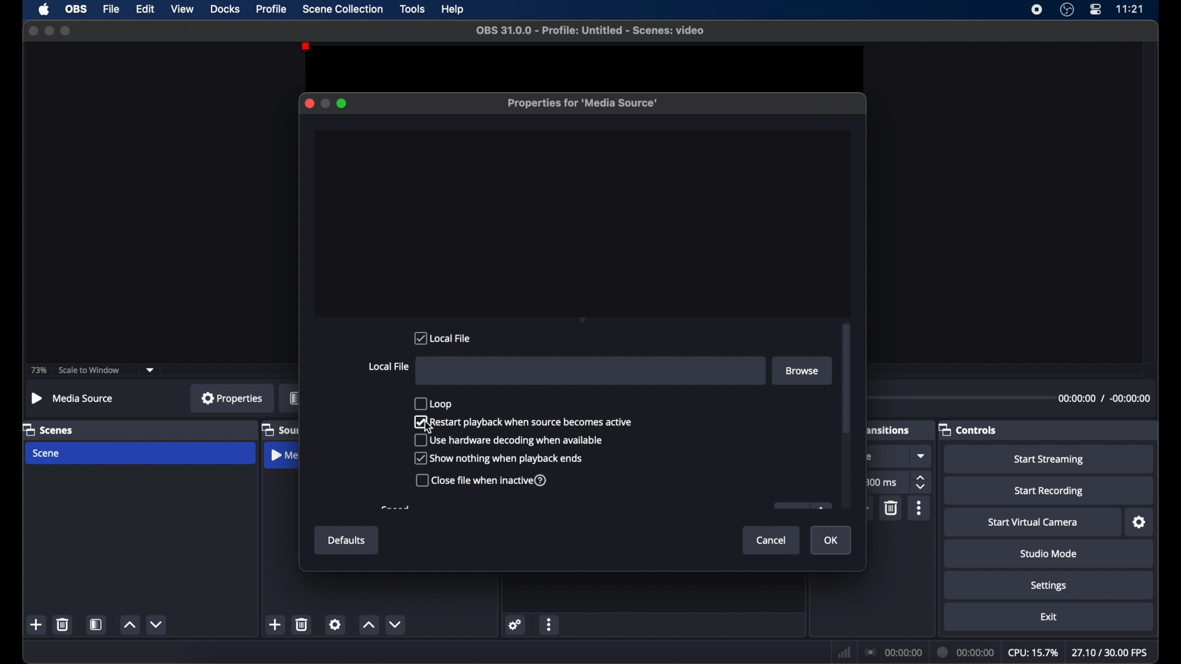 The width and height of the screenshot is (1181, 664). I want to click on start recording, so click(1049, 491).